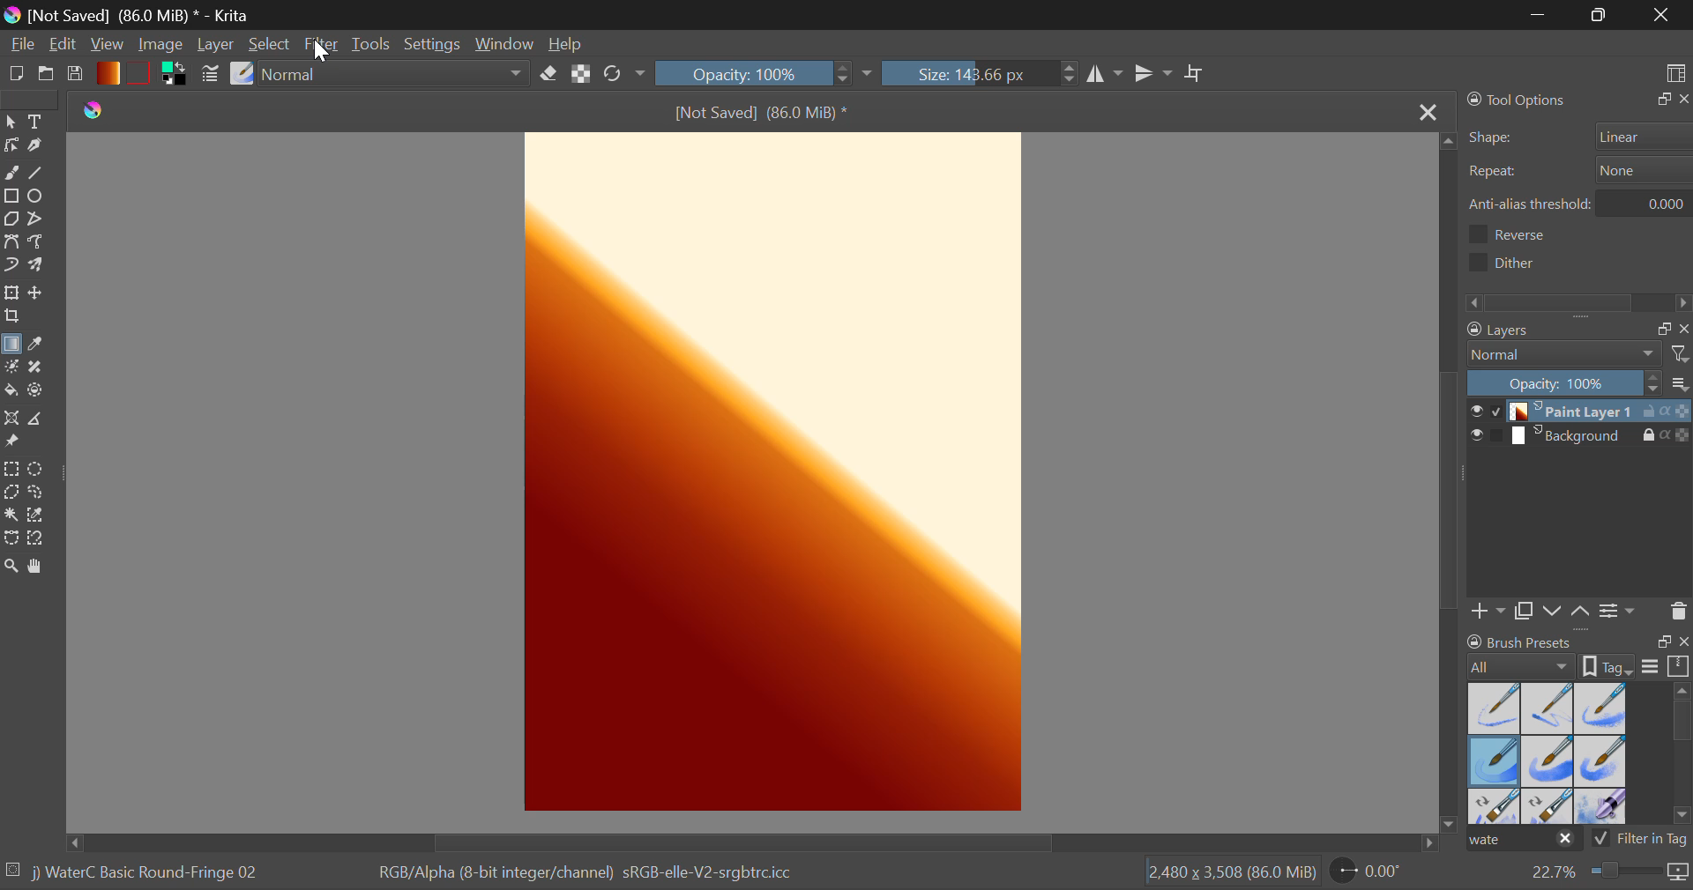  What do you see at coordinates (269, 42) in the screenshot?
I see `Select` at bounding box center [269, 42].